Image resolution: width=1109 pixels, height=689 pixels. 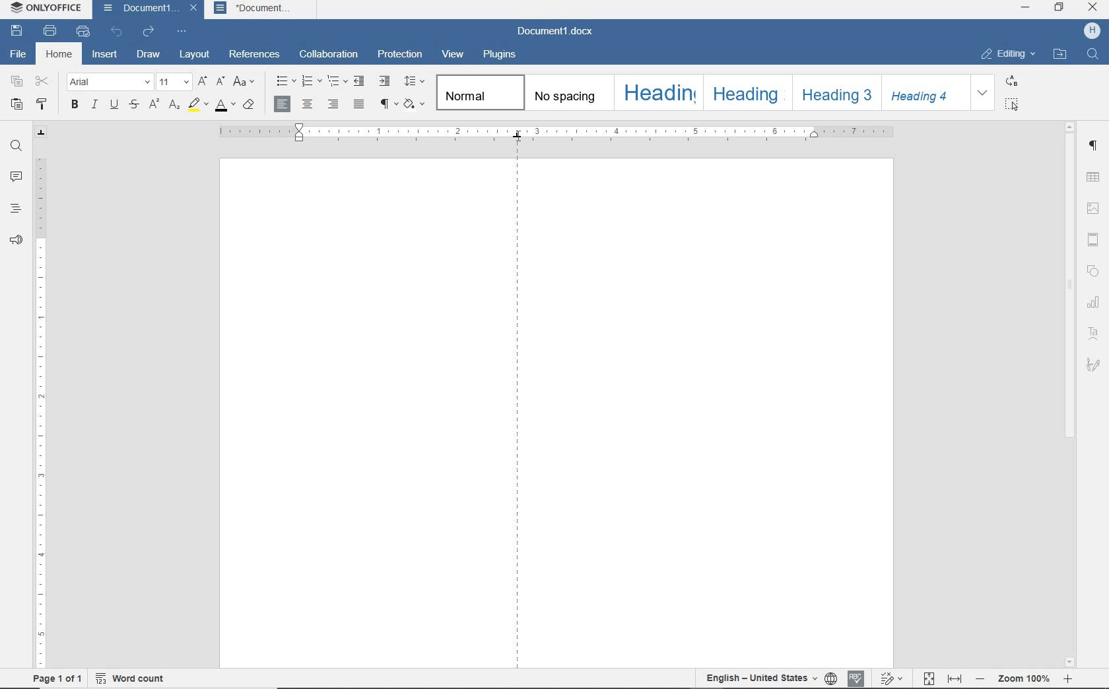 I want to click on DRAW, so click(x=149, y=55).